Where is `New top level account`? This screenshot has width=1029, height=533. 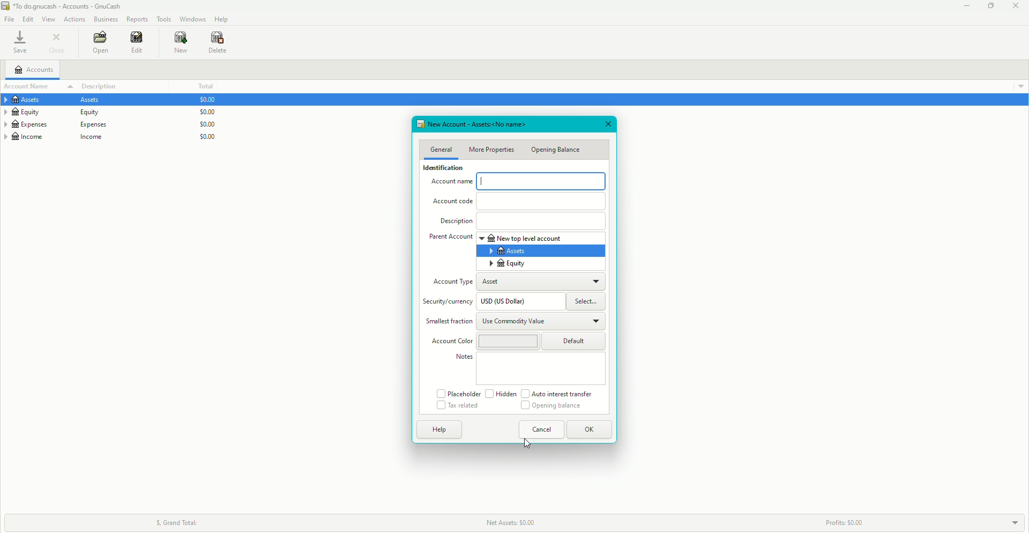
New top level account is located at coordinates (524, 238).